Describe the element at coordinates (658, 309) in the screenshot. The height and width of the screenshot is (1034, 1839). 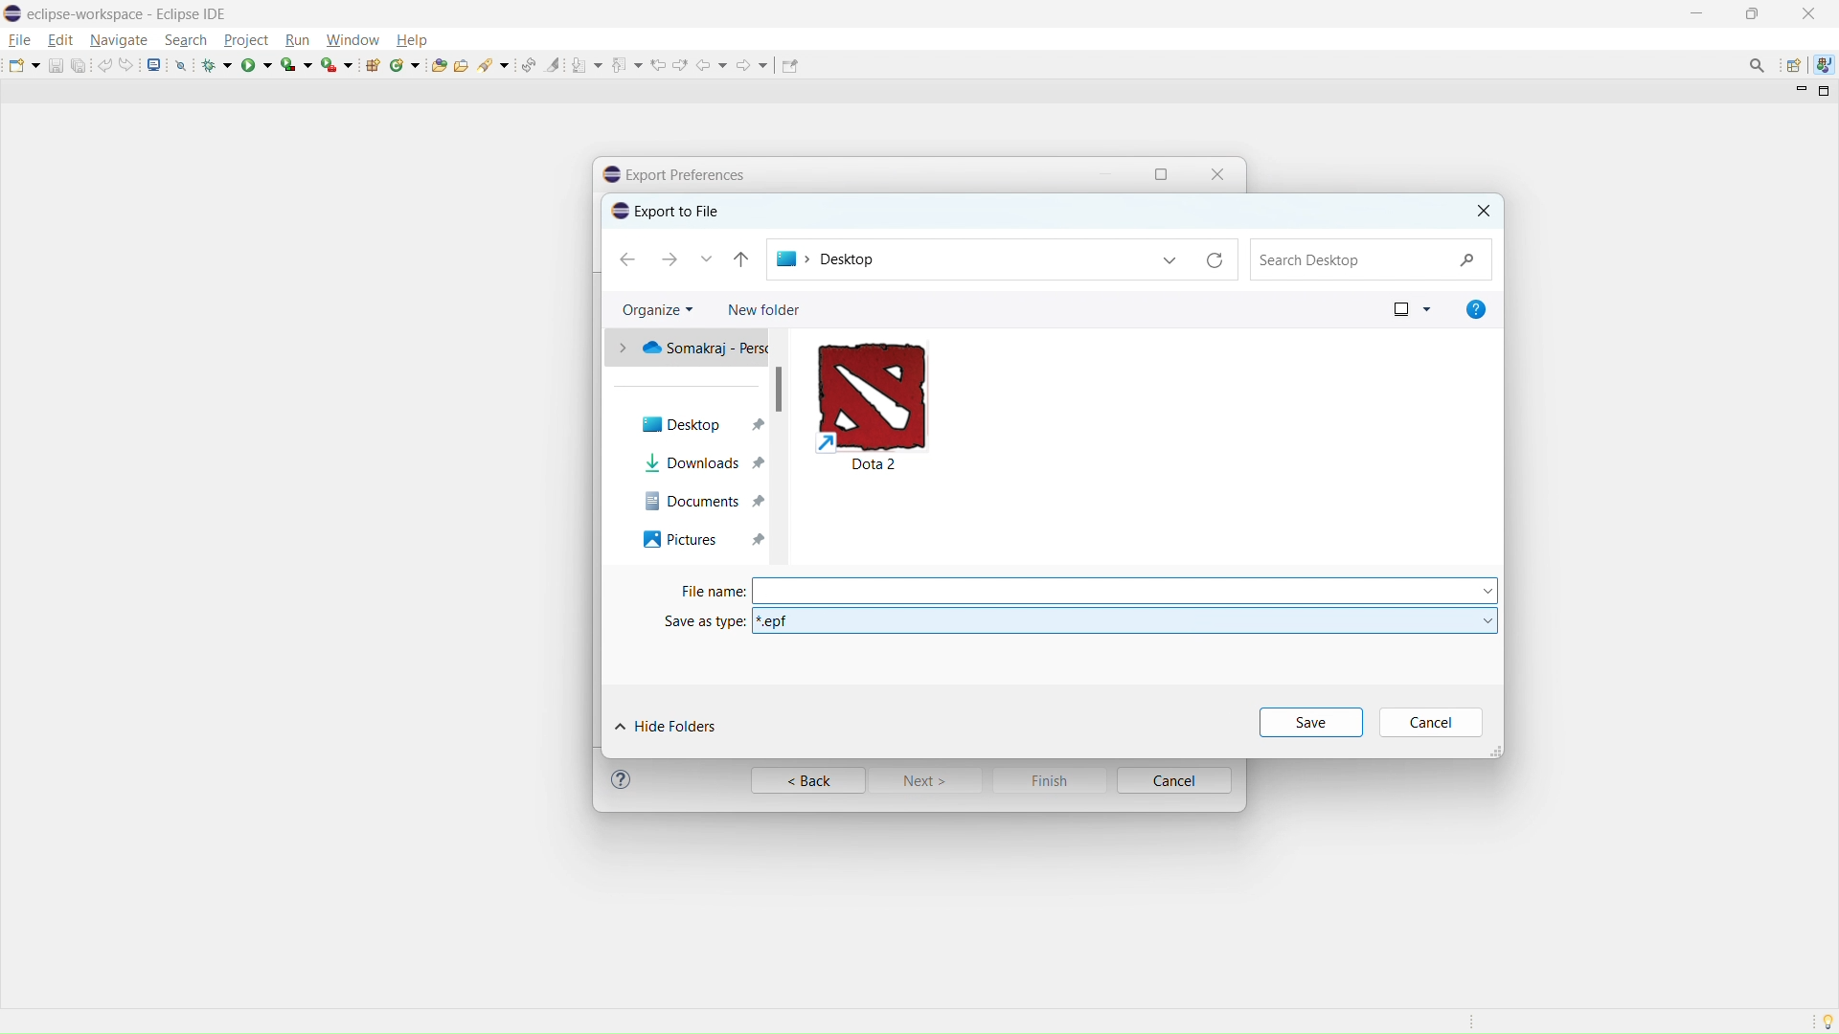
I see `Organize` at that location.